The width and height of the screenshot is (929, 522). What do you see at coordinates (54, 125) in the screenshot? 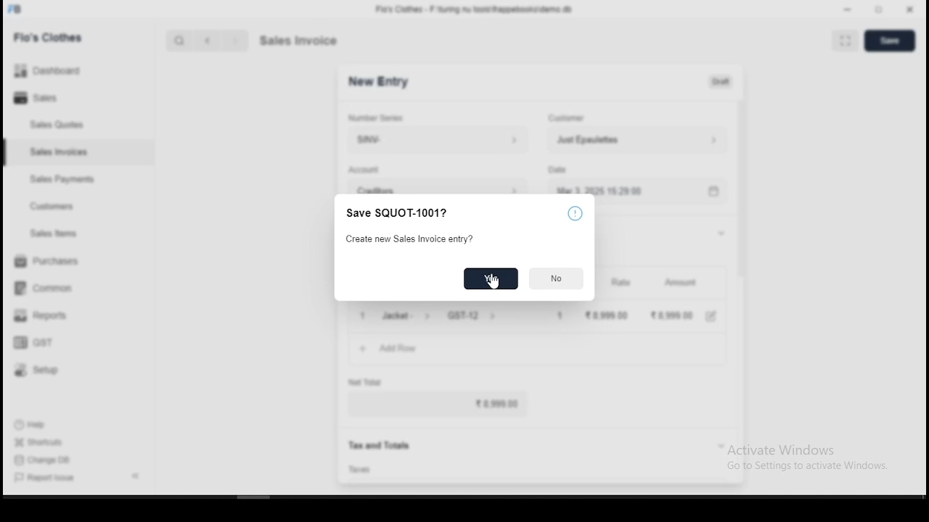
I see `sales` at bounding box center [54, 125].